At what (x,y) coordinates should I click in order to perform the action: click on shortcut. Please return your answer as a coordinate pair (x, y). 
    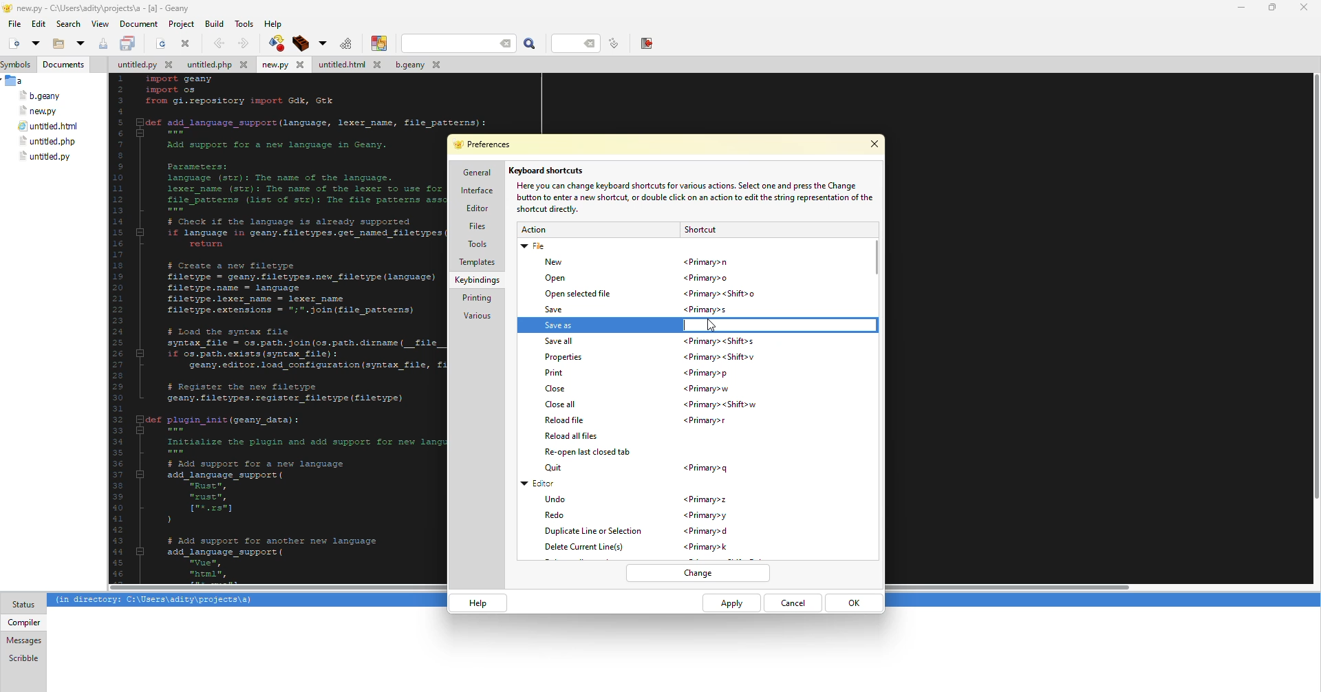
    Looking at the image, I should click on (707, 421).